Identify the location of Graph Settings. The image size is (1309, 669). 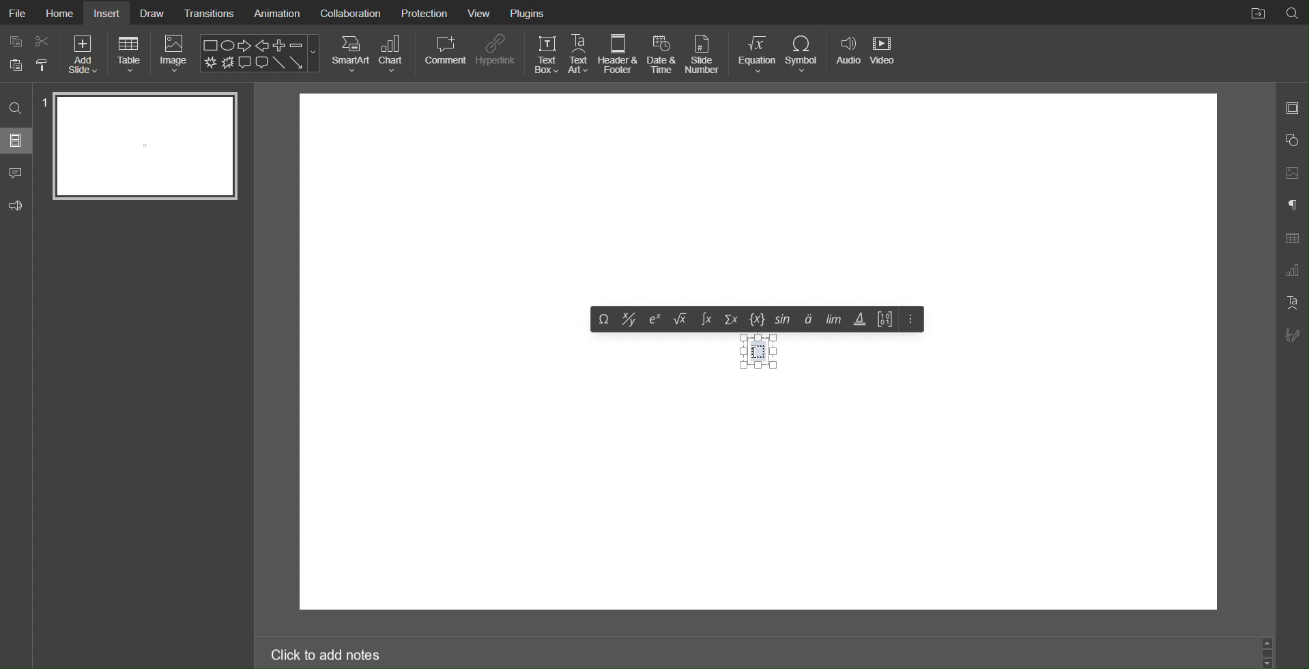
(1291, 272).